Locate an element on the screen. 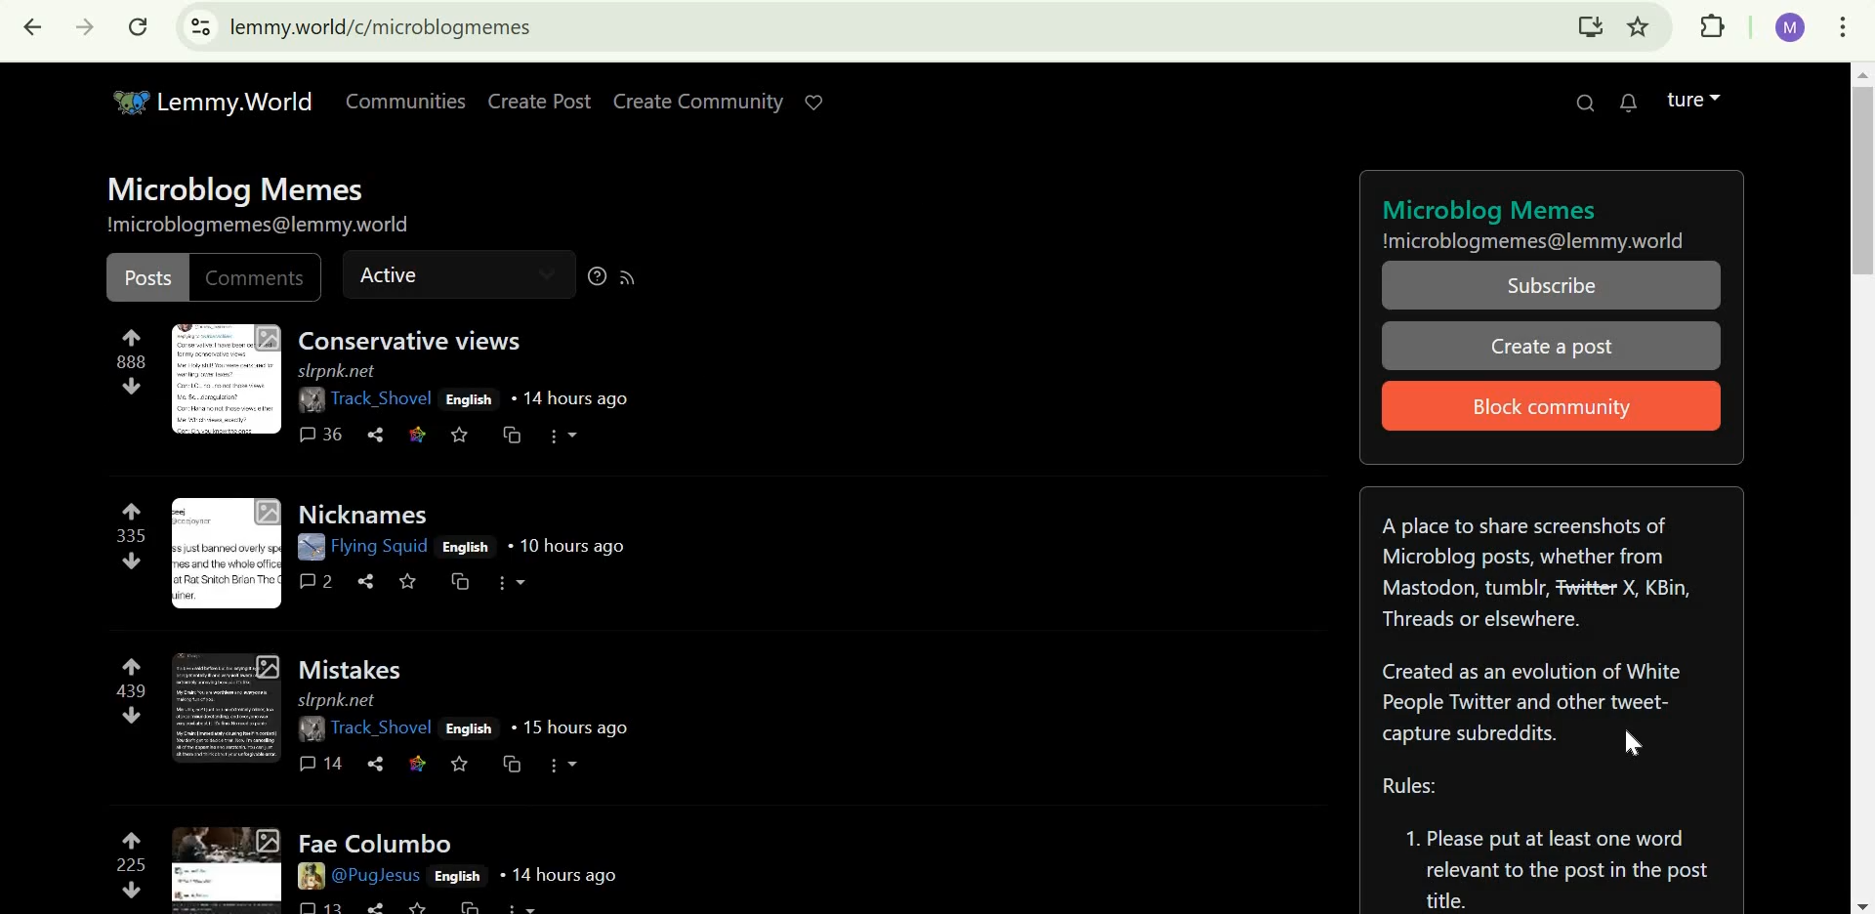  web address is located at coordinates (383, 26).